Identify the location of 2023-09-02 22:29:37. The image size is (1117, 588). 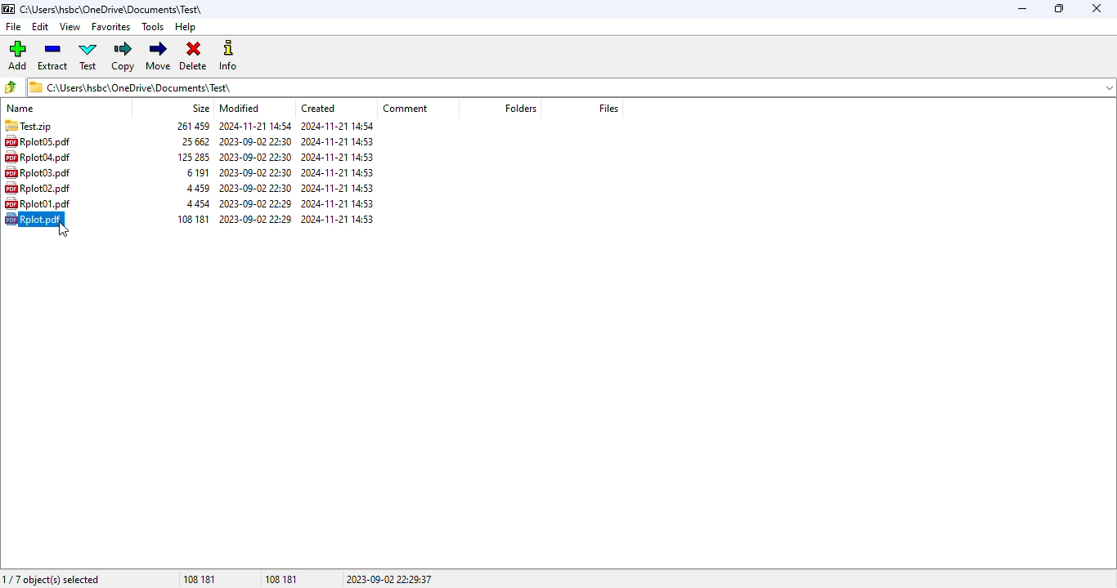
(390, 578).